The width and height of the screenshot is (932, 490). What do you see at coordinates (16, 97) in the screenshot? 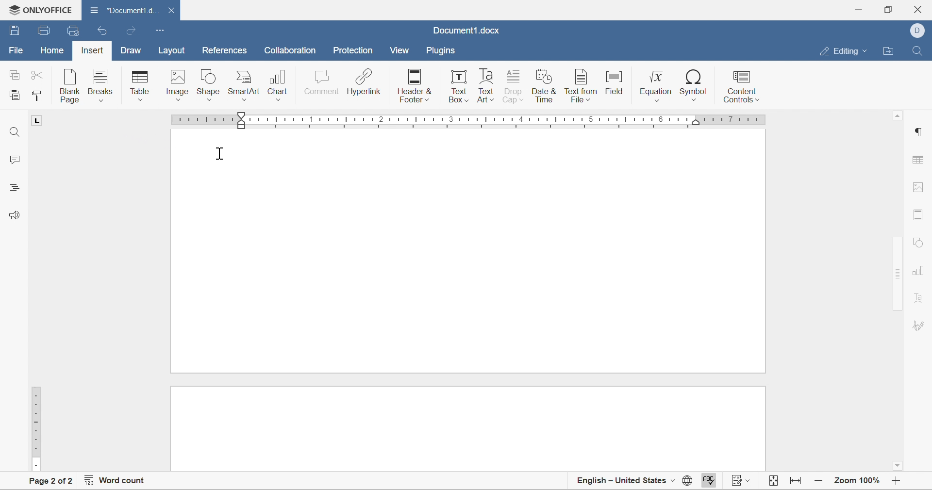
I see `Paste` at bounding box center [16, 97].